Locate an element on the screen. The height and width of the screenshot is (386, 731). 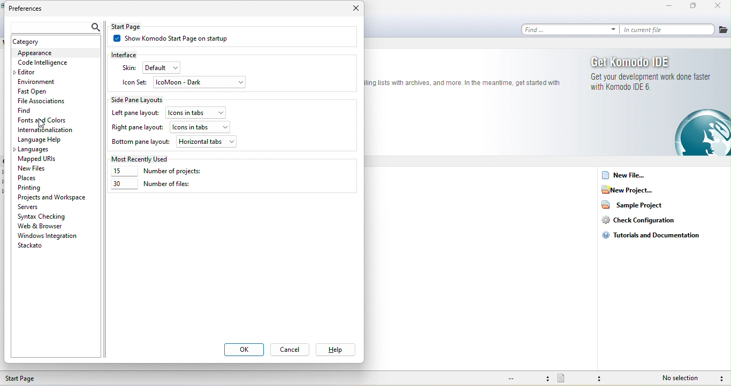
syntax checking is located at coordinates (720, 378).